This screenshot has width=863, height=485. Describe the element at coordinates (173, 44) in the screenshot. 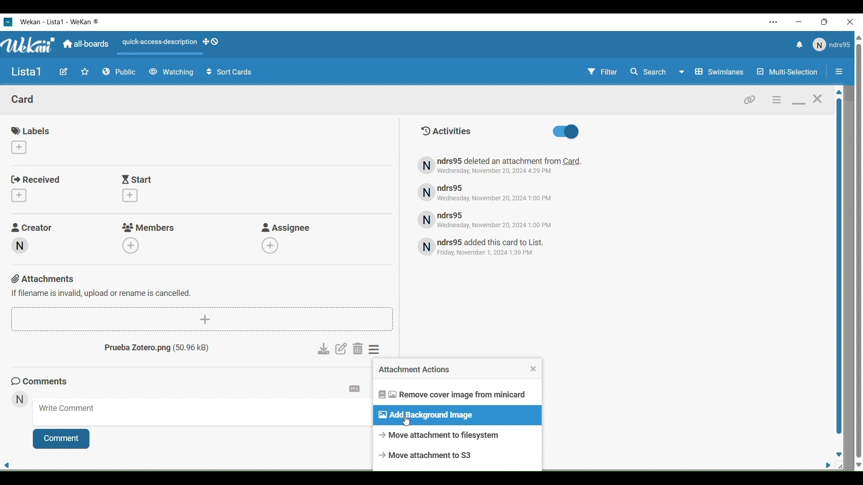

I see `Actions` at that location.